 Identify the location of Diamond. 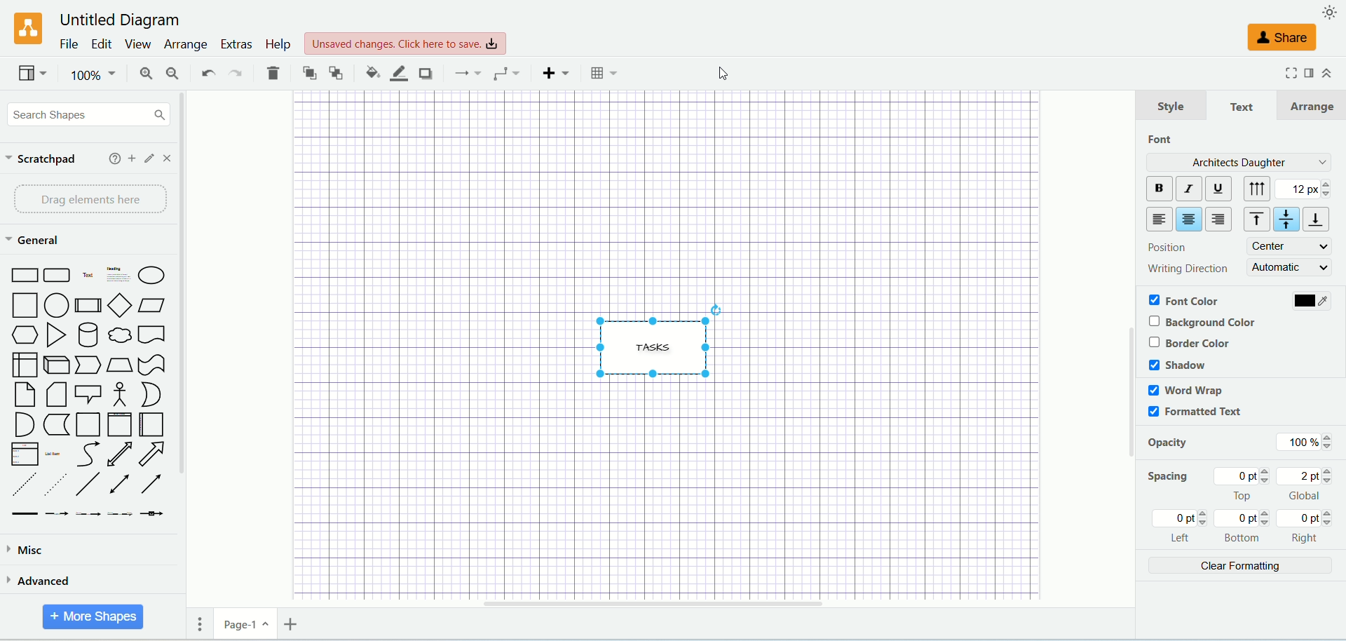
(119, 305).